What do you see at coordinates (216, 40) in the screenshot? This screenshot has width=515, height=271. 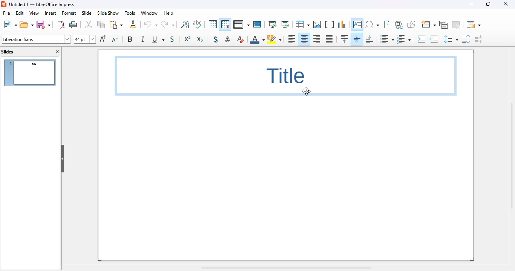 I see `toggle shadow` at bounding box center [216, 40].